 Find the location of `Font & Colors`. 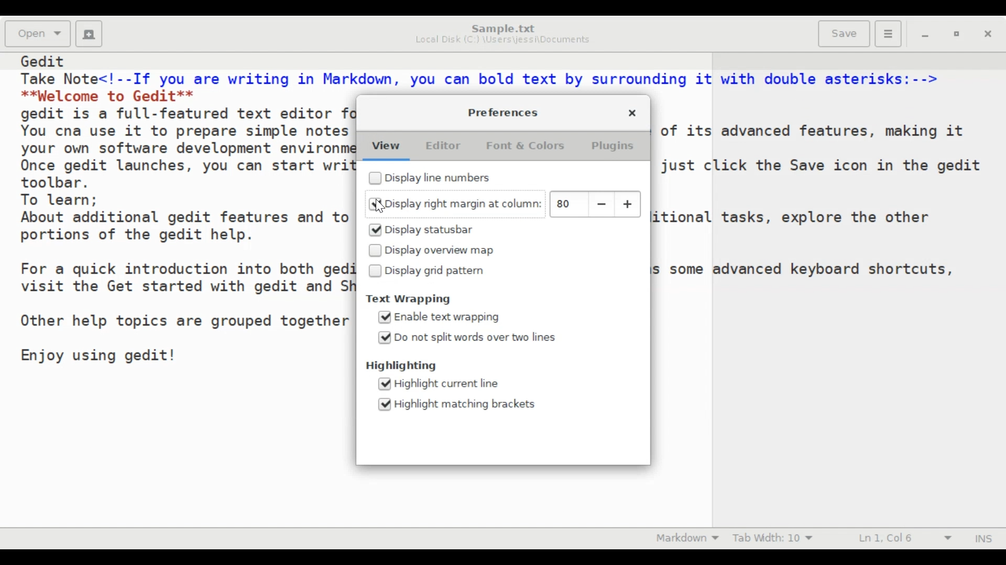

Font & Colors is located at coordinates (530, 145).